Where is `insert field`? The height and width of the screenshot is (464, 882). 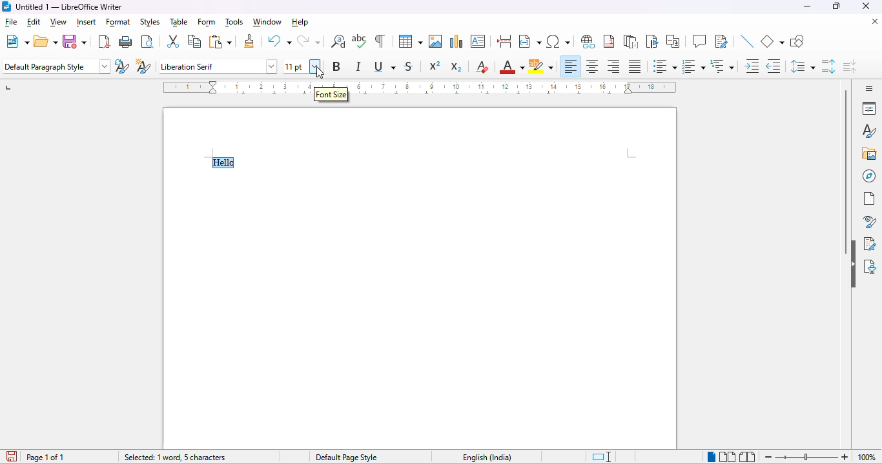 insert field is located at coordinates (529, 41).